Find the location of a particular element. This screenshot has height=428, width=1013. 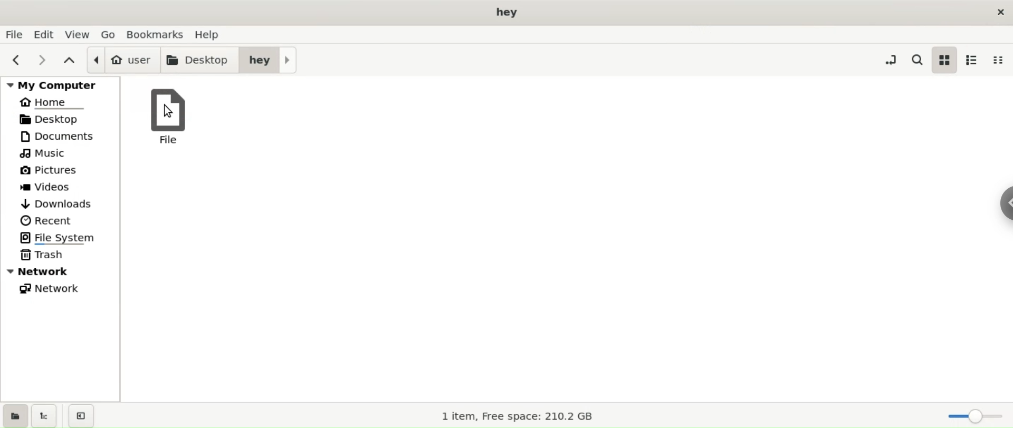

zoom is located at coordinates (971, 415).